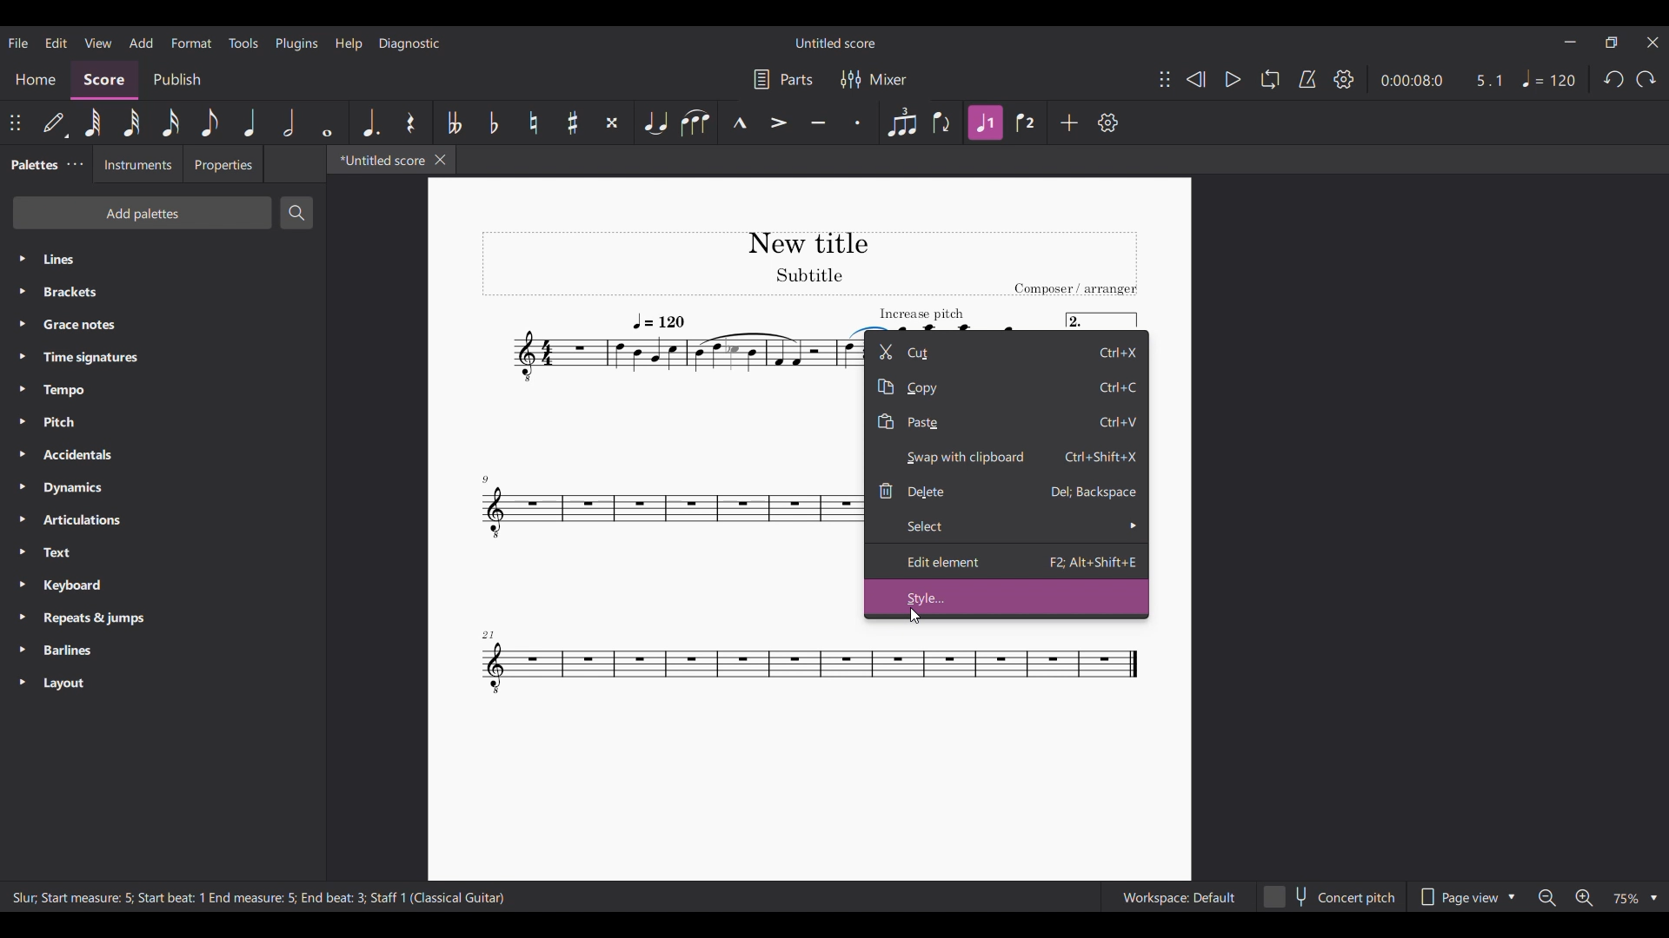  What do you see at coordinates (171, 122) in the screenshot?
I see `16th note` at bounding box center [171, 122].